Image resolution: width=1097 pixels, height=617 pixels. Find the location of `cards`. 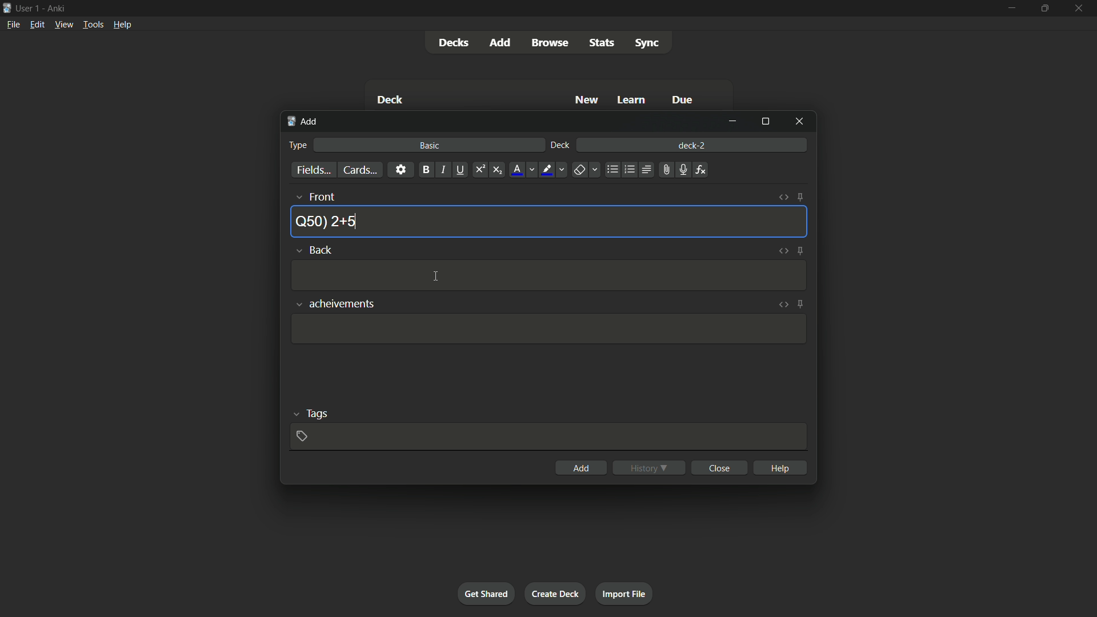

cards is located at coordinates (361, 170).